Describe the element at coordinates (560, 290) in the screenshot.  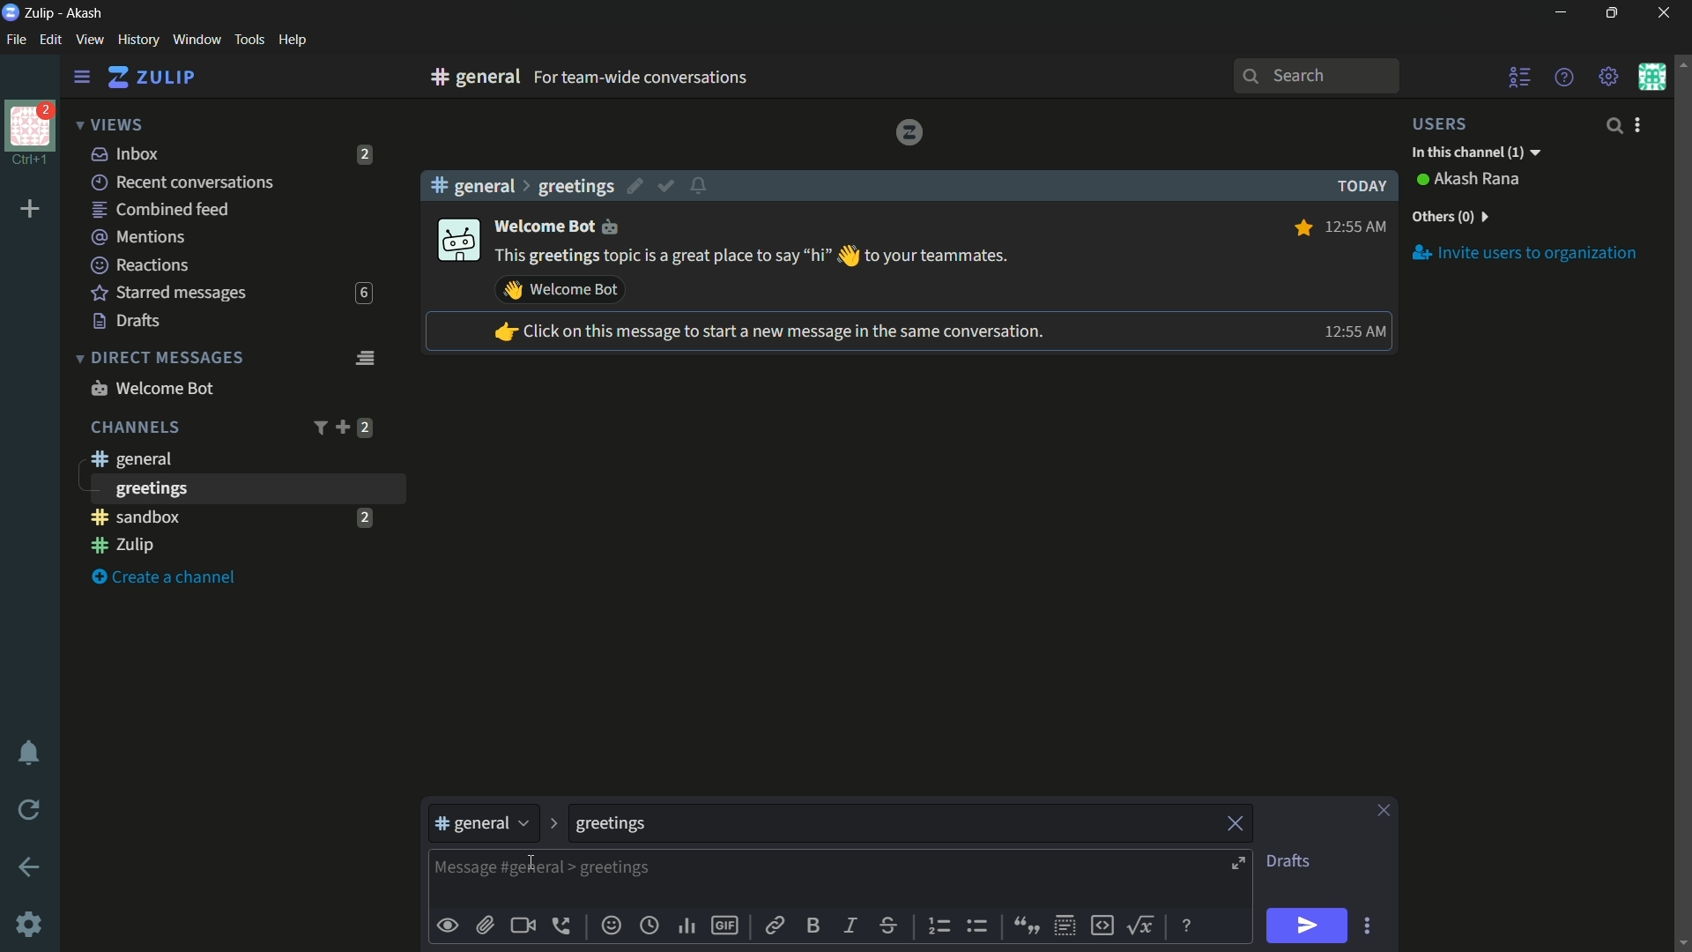
I see `Send wave emoji to welcome bot` at that location.